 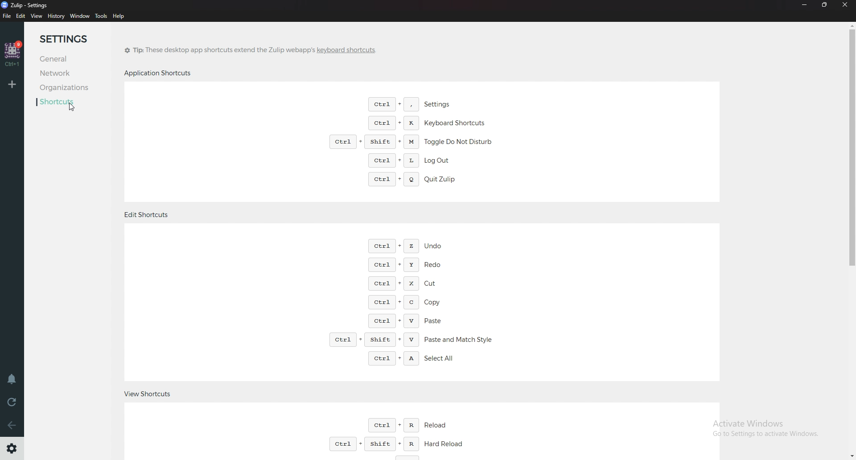 What do you see at coordinates (402, 285) in the screenshot?
I see `Cut` at bounding box center [402, 285].